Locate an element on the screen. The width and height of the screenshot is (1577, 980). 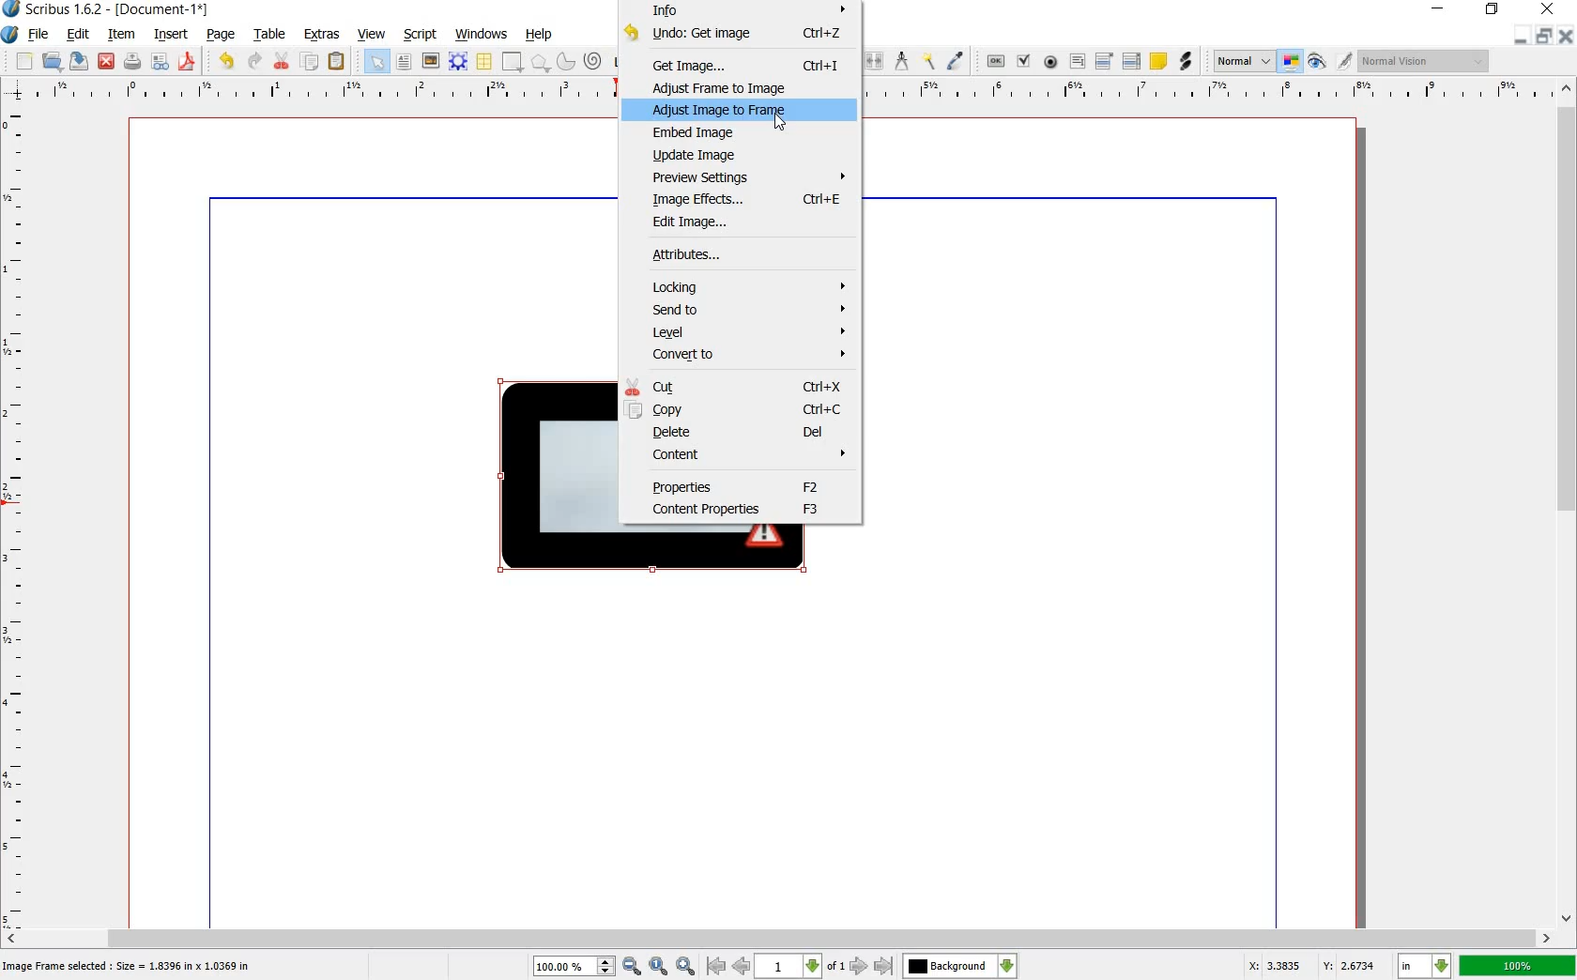
preflight verifier is located at coordinates (159, 62).